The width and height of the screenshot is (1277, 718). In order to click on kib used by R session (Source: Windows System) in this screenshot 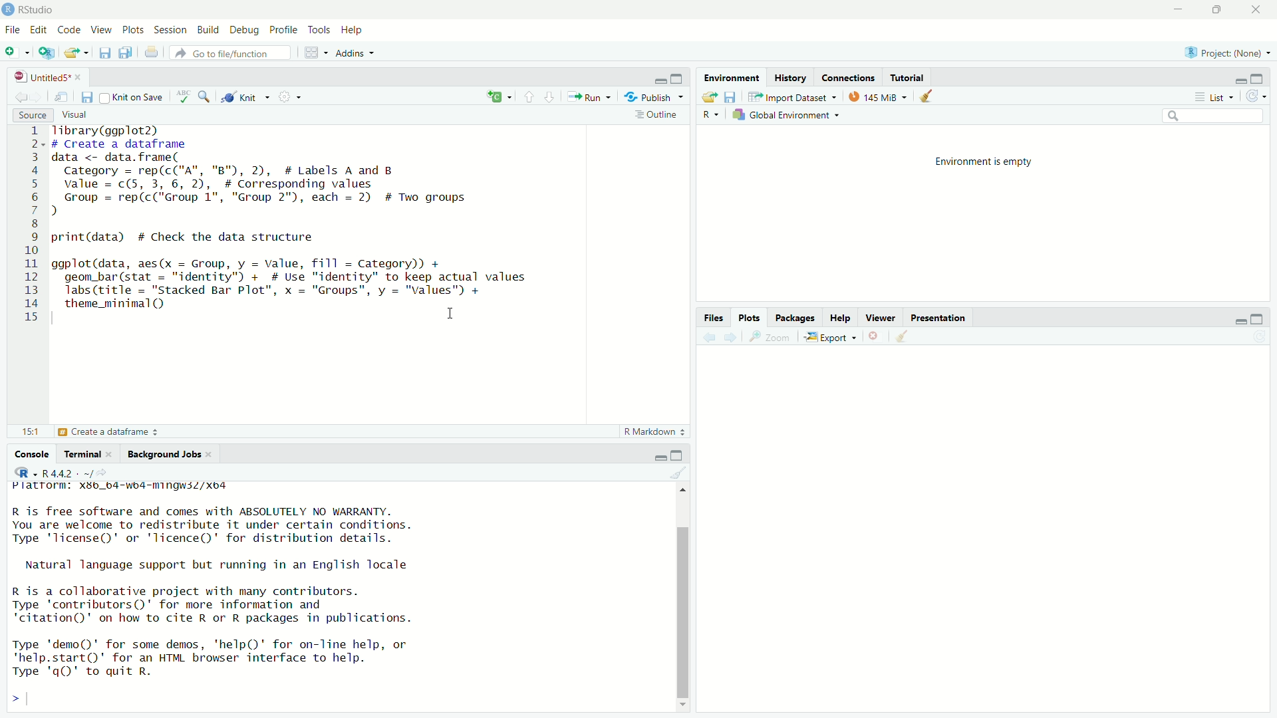, I will do `click(878, 96)`.